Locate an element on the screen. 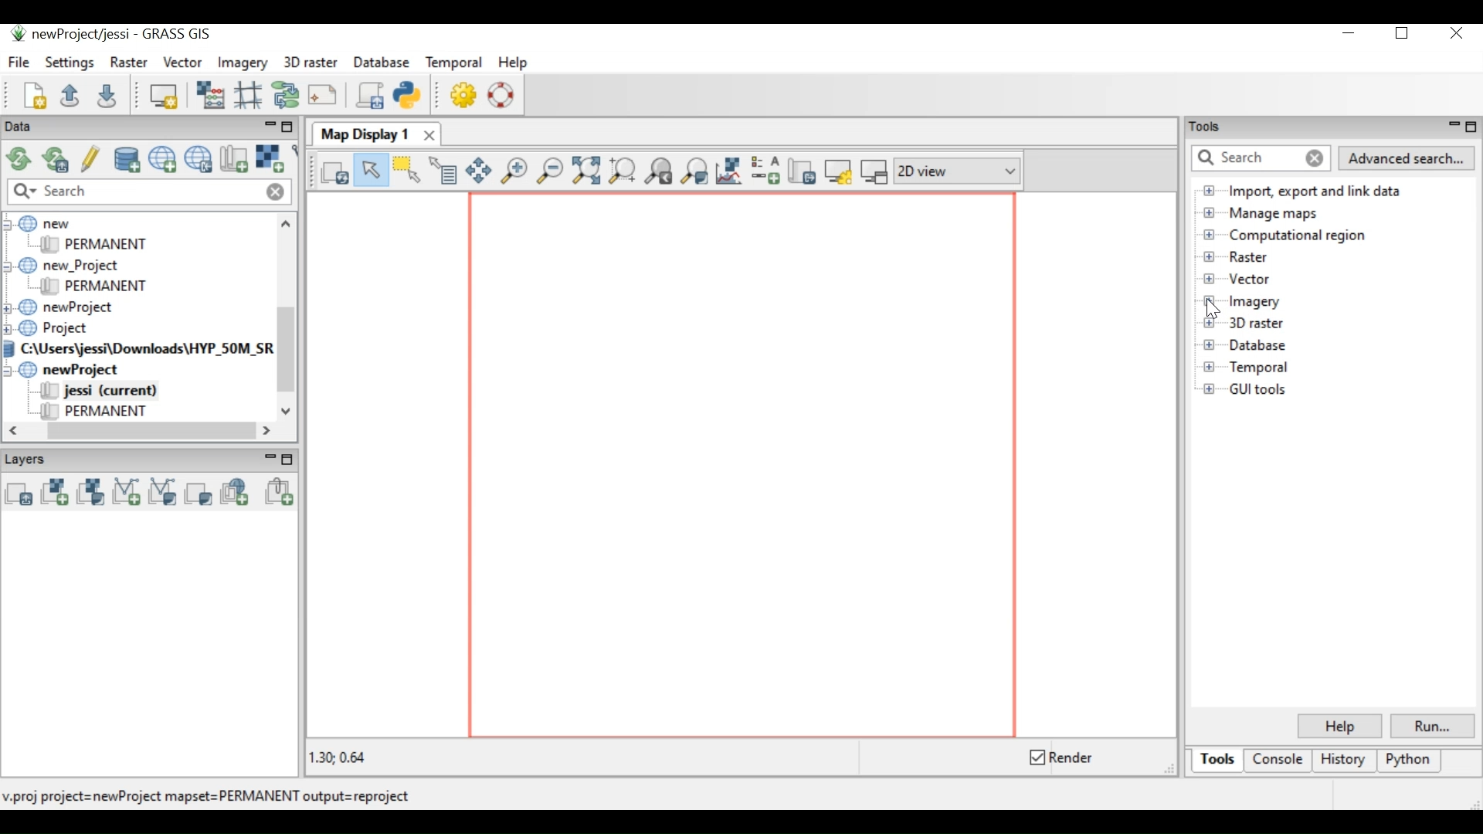  Reload GRASS project is located at coordinates (18, 159).